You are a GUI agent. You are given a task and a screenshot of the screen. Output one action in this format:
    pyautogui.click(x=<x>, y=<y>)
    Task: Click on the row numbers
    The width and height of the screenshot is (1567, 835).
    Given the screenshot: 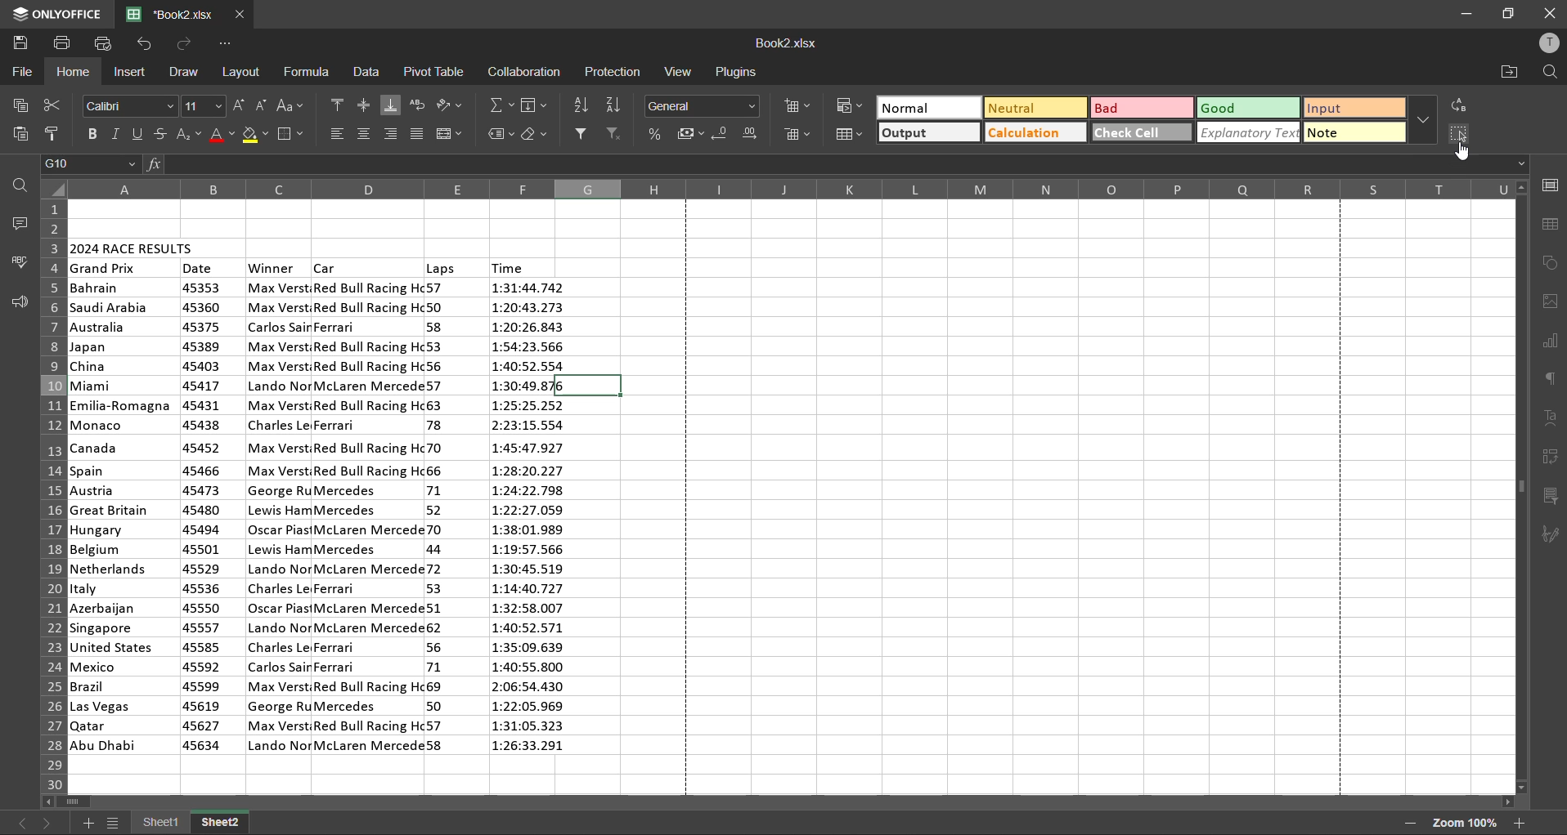 What is the action you would take?
    pyautogui.click(x=54, y=493)
    